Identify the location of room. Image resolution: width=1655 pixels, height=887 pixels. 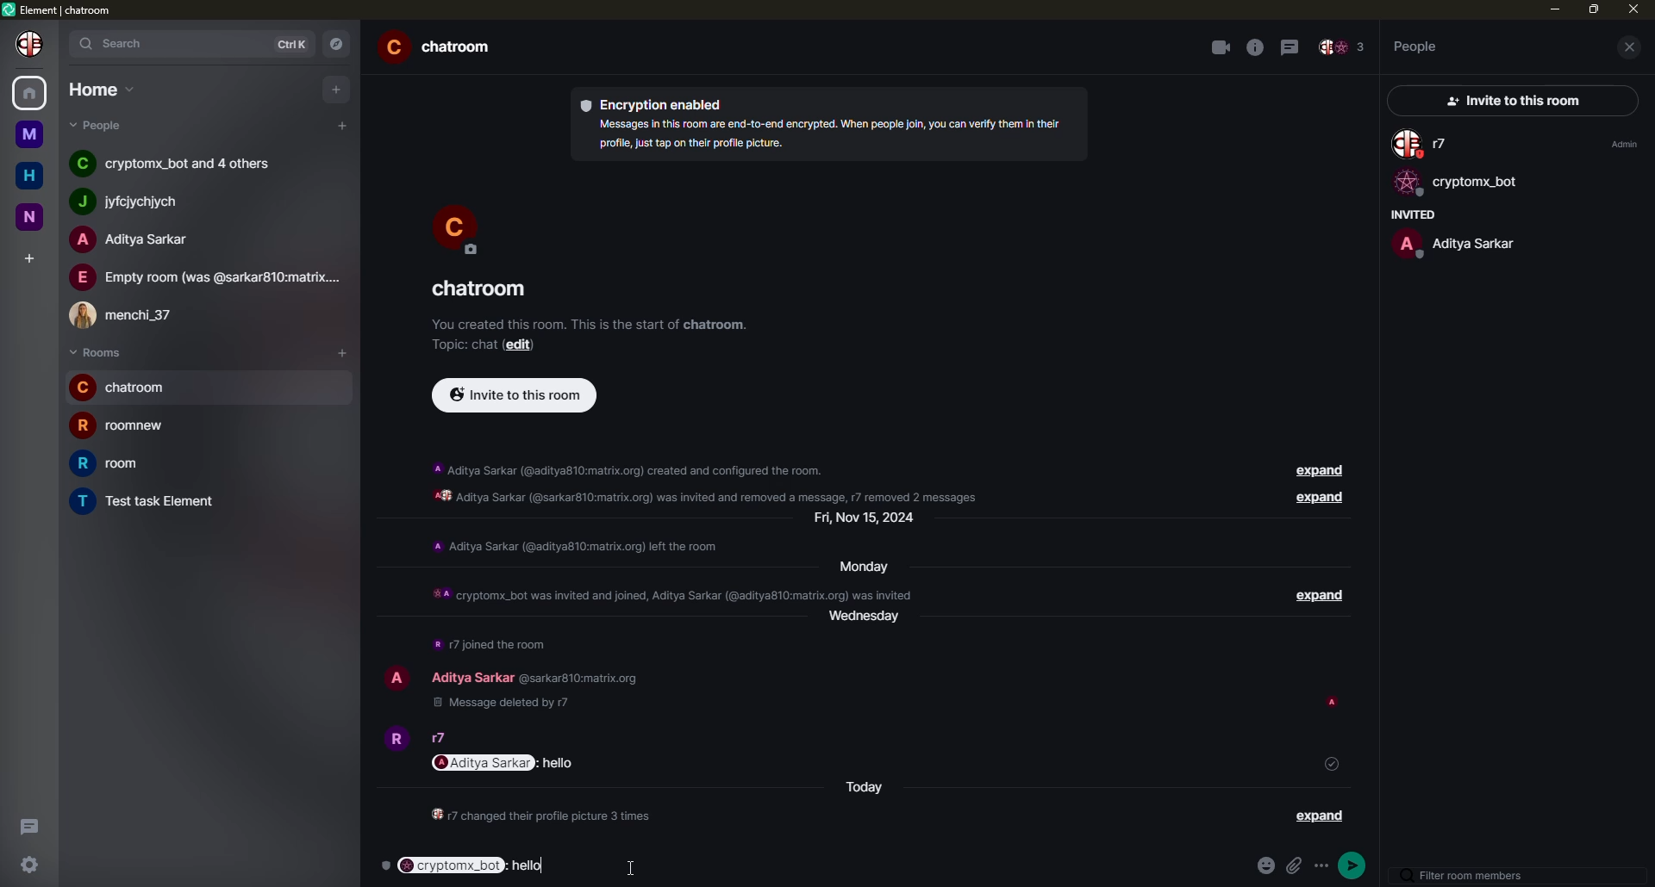
(478, 289).